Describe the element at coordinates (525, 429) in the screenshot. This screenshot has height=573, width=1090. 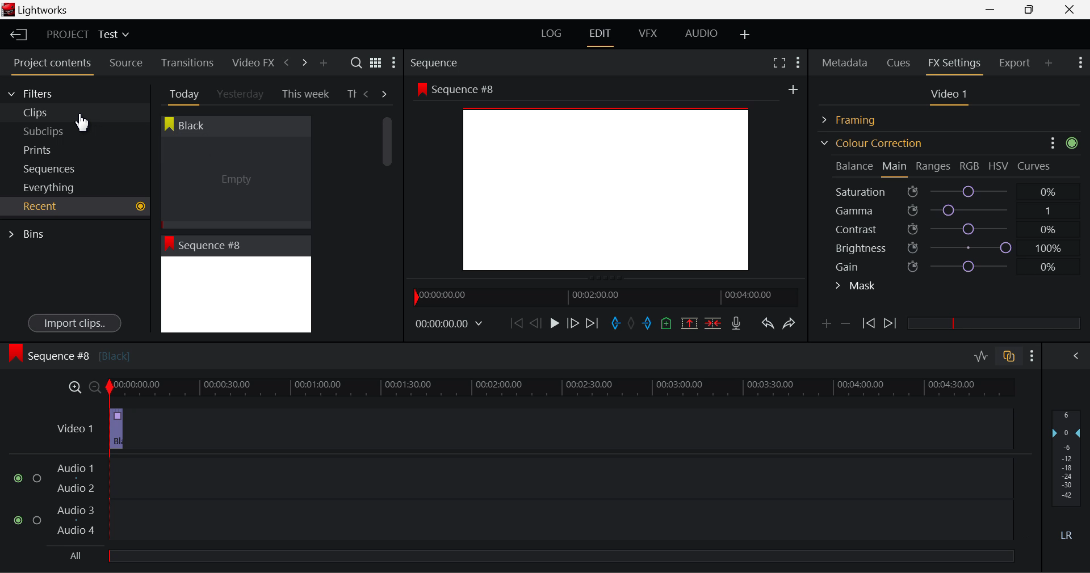
I see `Clip 2 Deleted` at that location.